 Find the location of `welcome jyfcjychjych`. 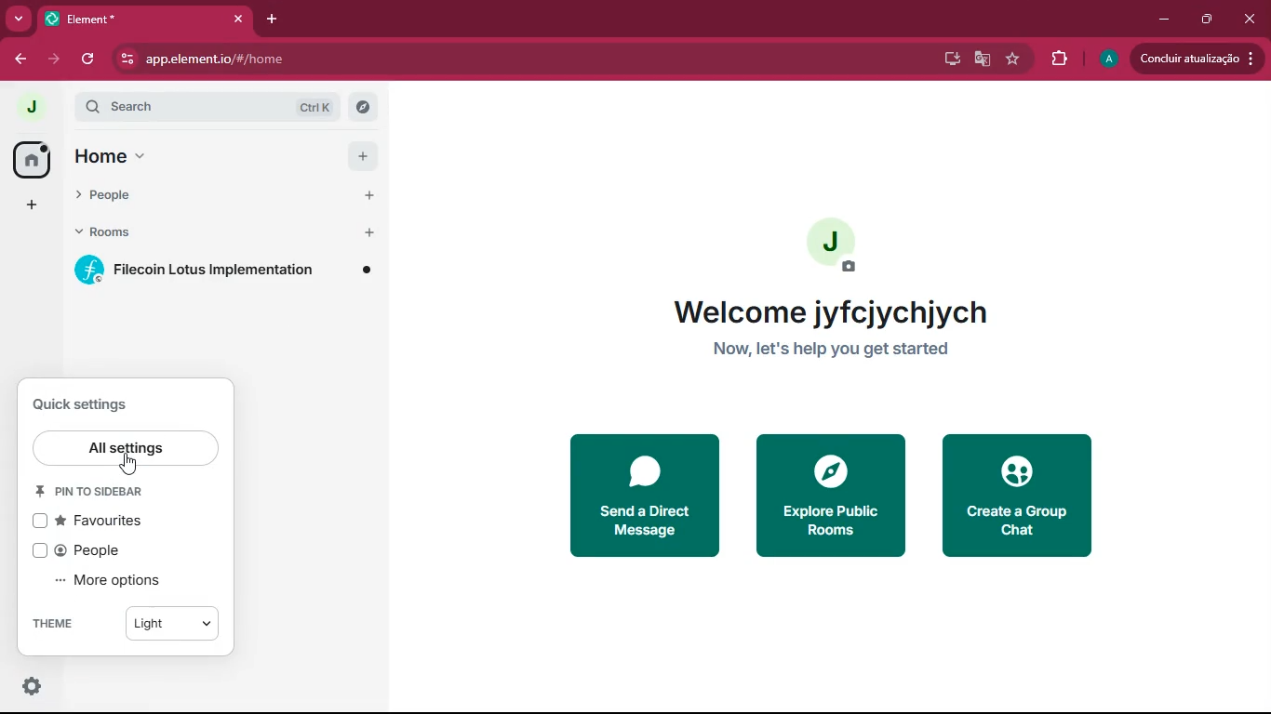

welcome jyfcjychjych is located at coordinates (834, 311).